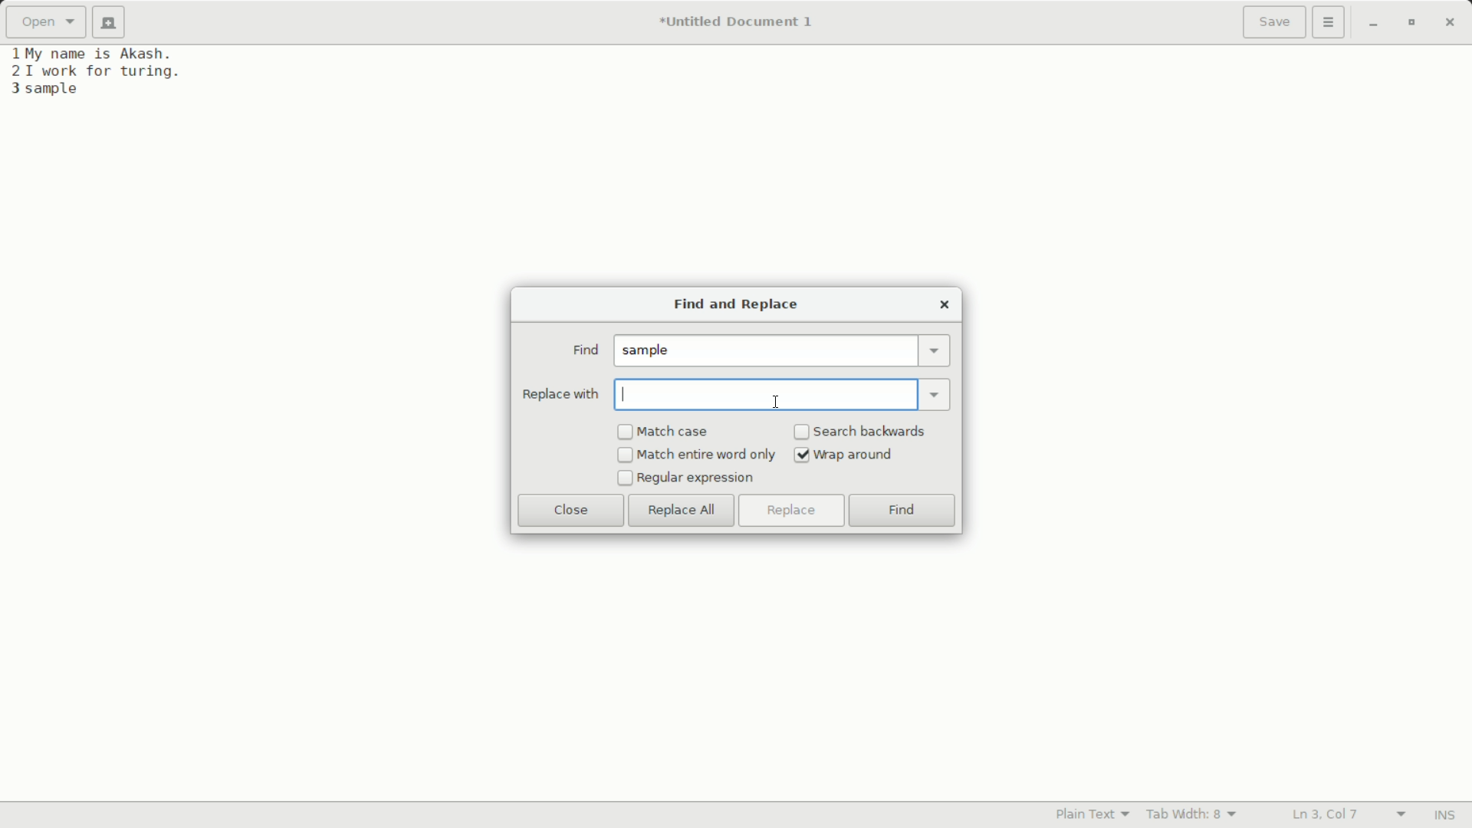  Describe the element at coordinates (94, 53) in the screenshot. I see `1My name is Akash.` at that location.